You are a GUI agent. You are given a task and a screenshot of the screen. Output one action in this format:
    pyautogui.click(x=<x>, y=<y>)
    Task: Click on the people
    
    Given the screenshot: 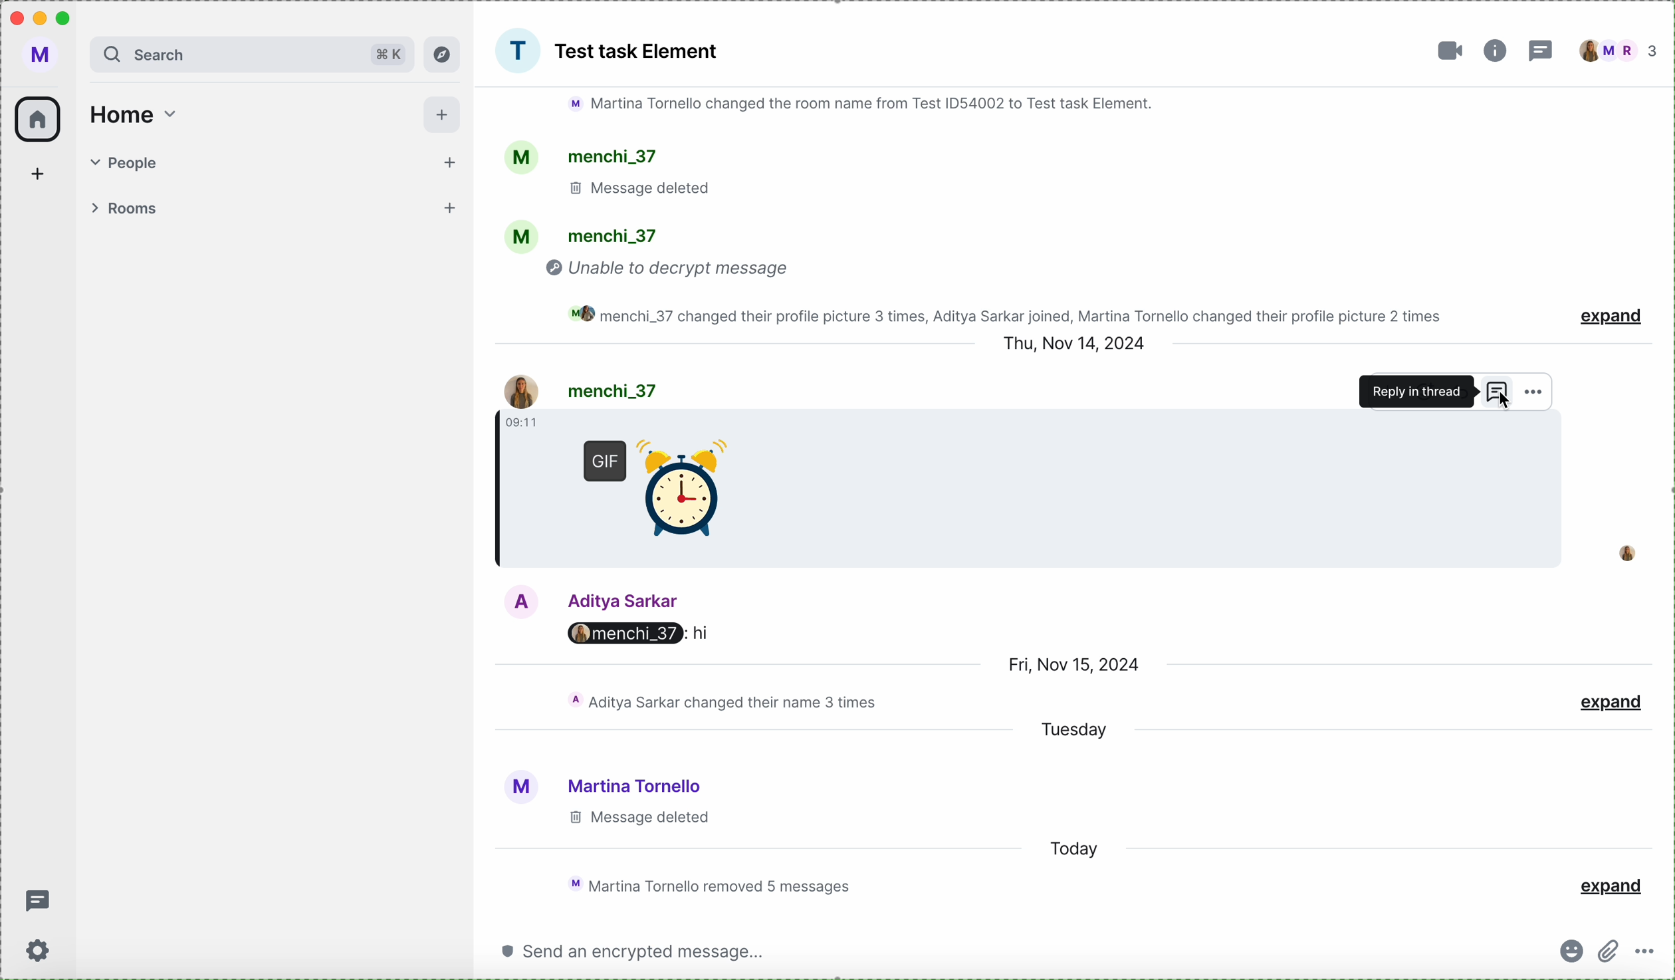 What is the action you would take?
    pyautogui.click(x=1619, y=51)
    